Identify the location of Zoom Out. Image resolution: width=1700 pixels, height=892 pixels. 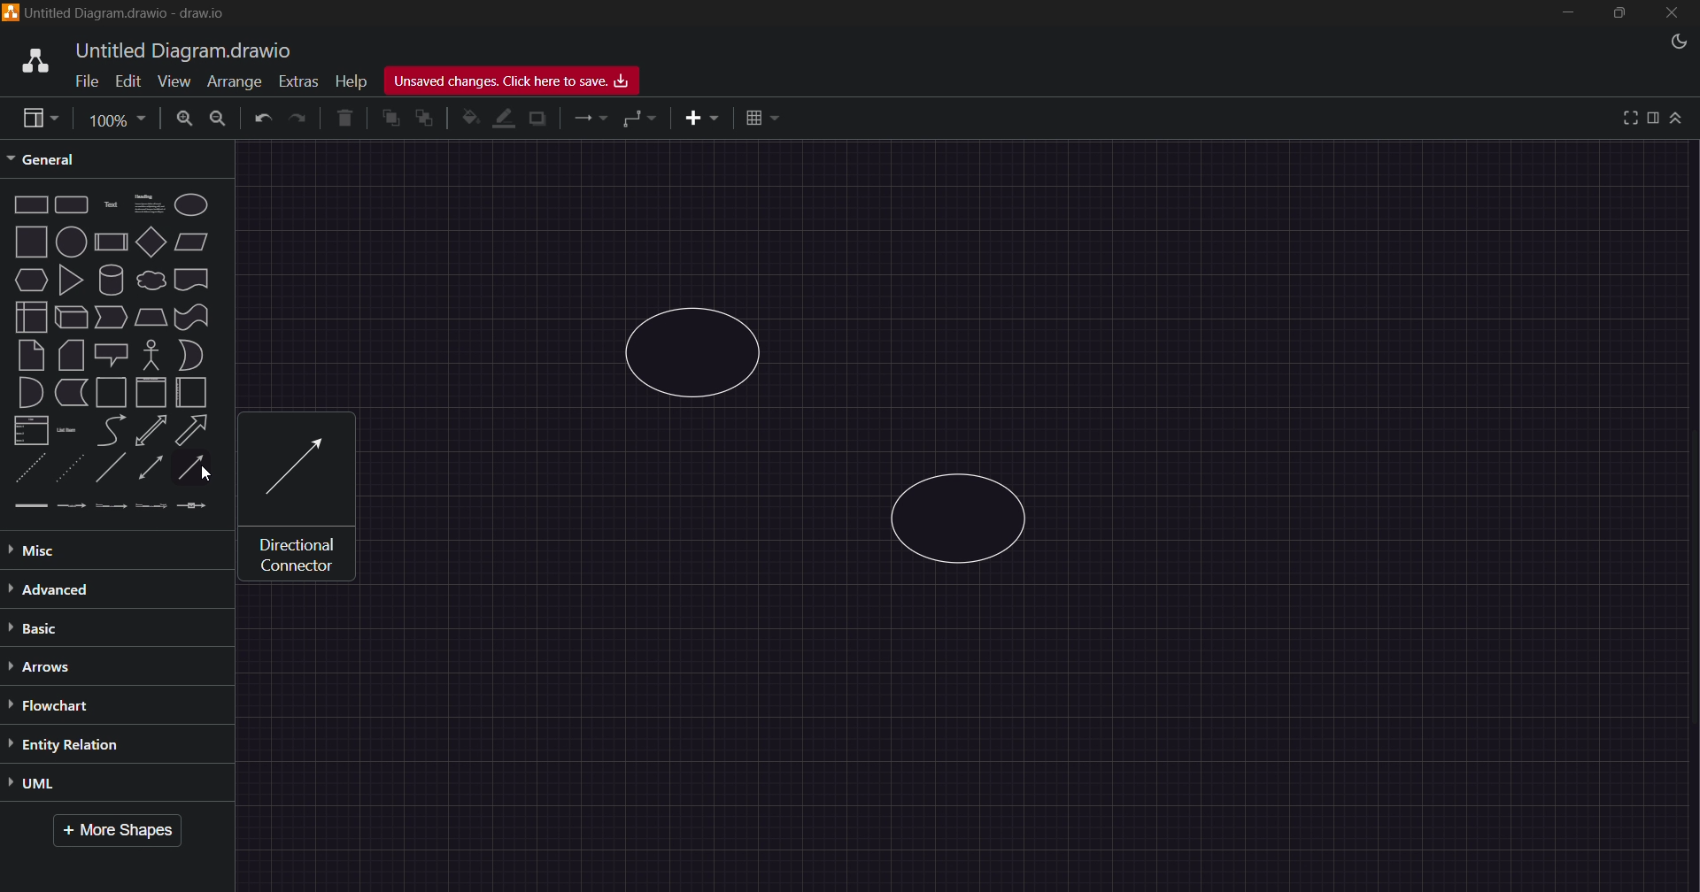
(219, 120).